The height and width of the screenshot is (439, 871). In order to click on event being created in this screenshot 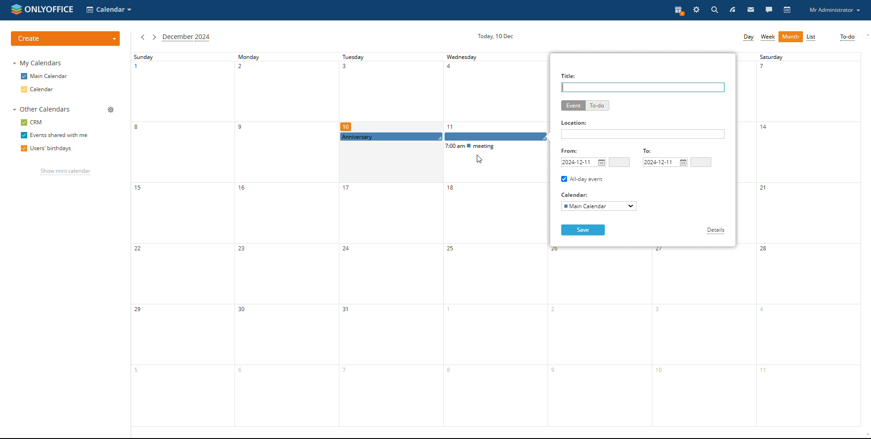, I will do `click(443, 137)`.